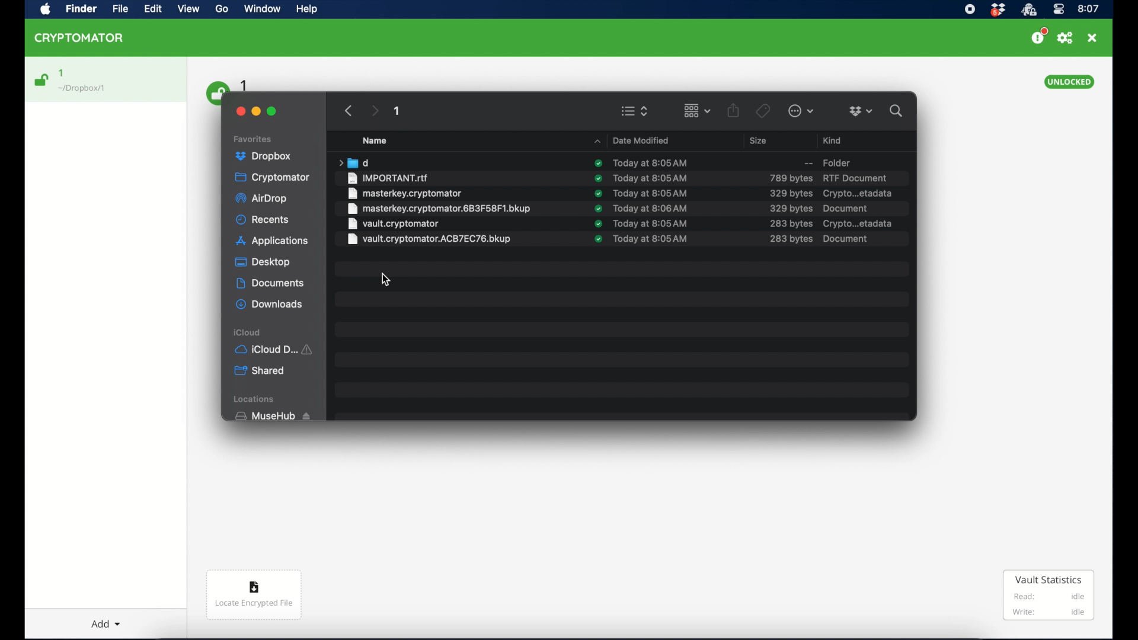 The image size is (1138, 640). What do you see at coordinates (308, 11) in the screenshot?
I see `Help` at bounding box center [308, 11].